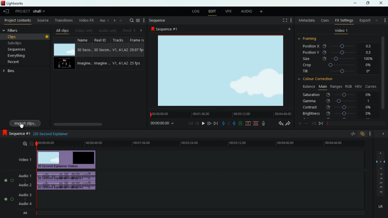 Image resolution: width=388 pixels, height=218 pixels. I want to click on minimize, so click(355, 4).